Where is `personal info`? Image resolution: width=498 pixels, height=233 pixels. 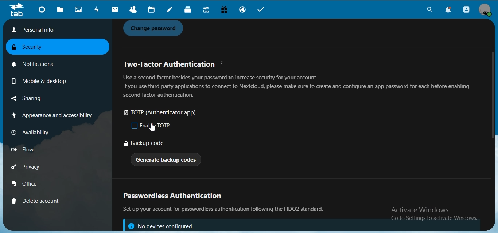 personal info is located at coordinates (54, 30).